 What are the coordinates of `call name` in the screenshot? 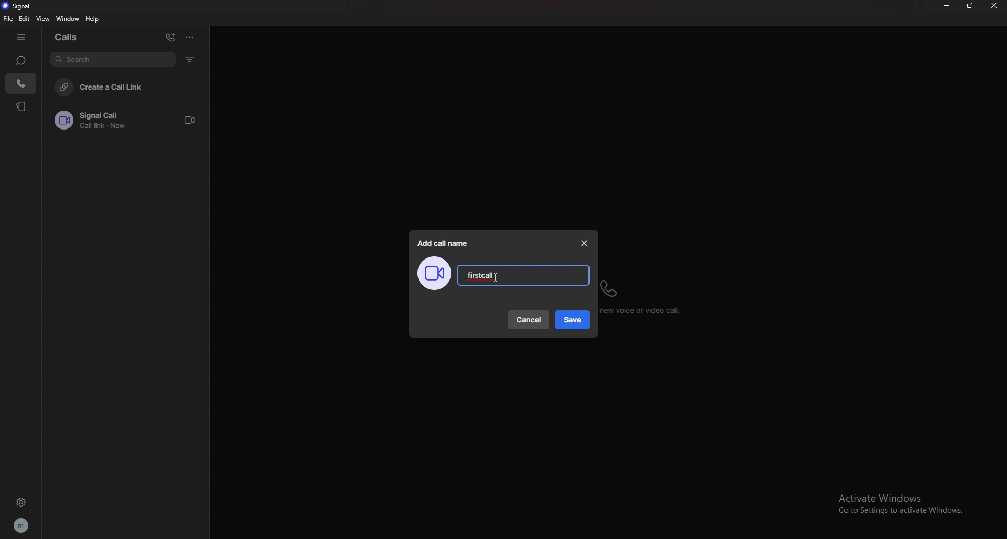 It's located at (480, 275).